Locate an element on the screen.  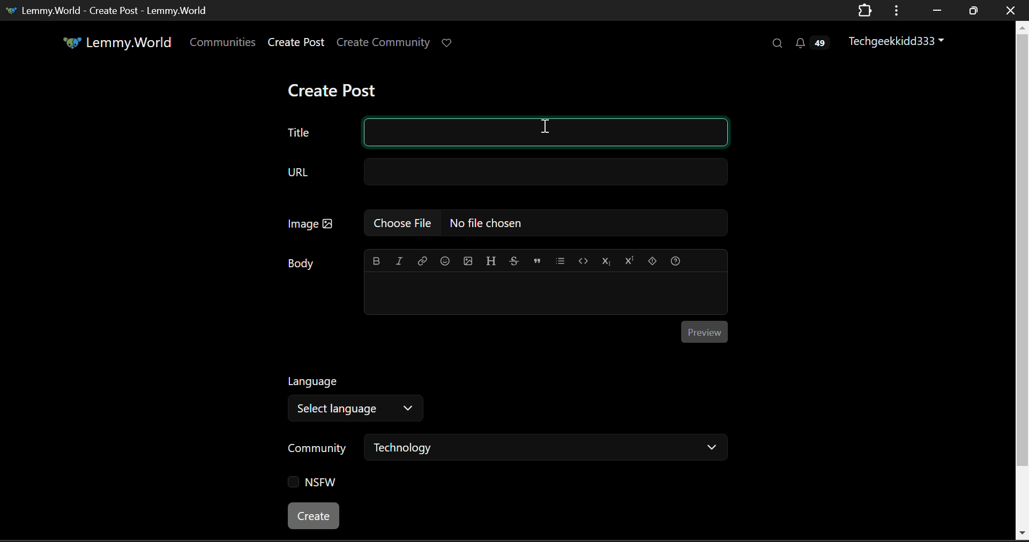
Create Community Page Link is located at coordinates (383, 41).